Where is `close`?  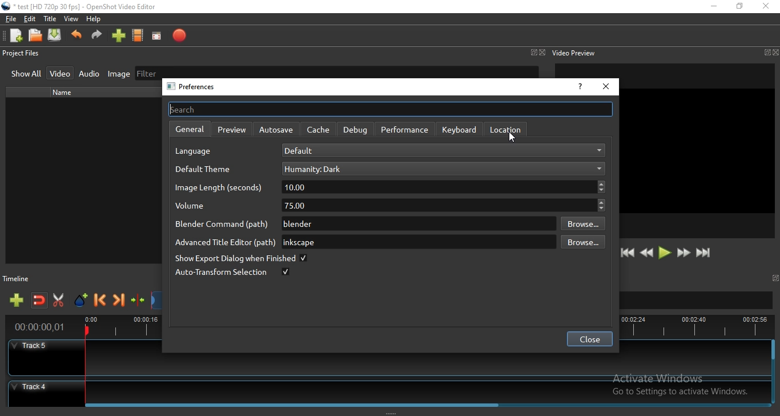
close is located at coordinates (775, 52).